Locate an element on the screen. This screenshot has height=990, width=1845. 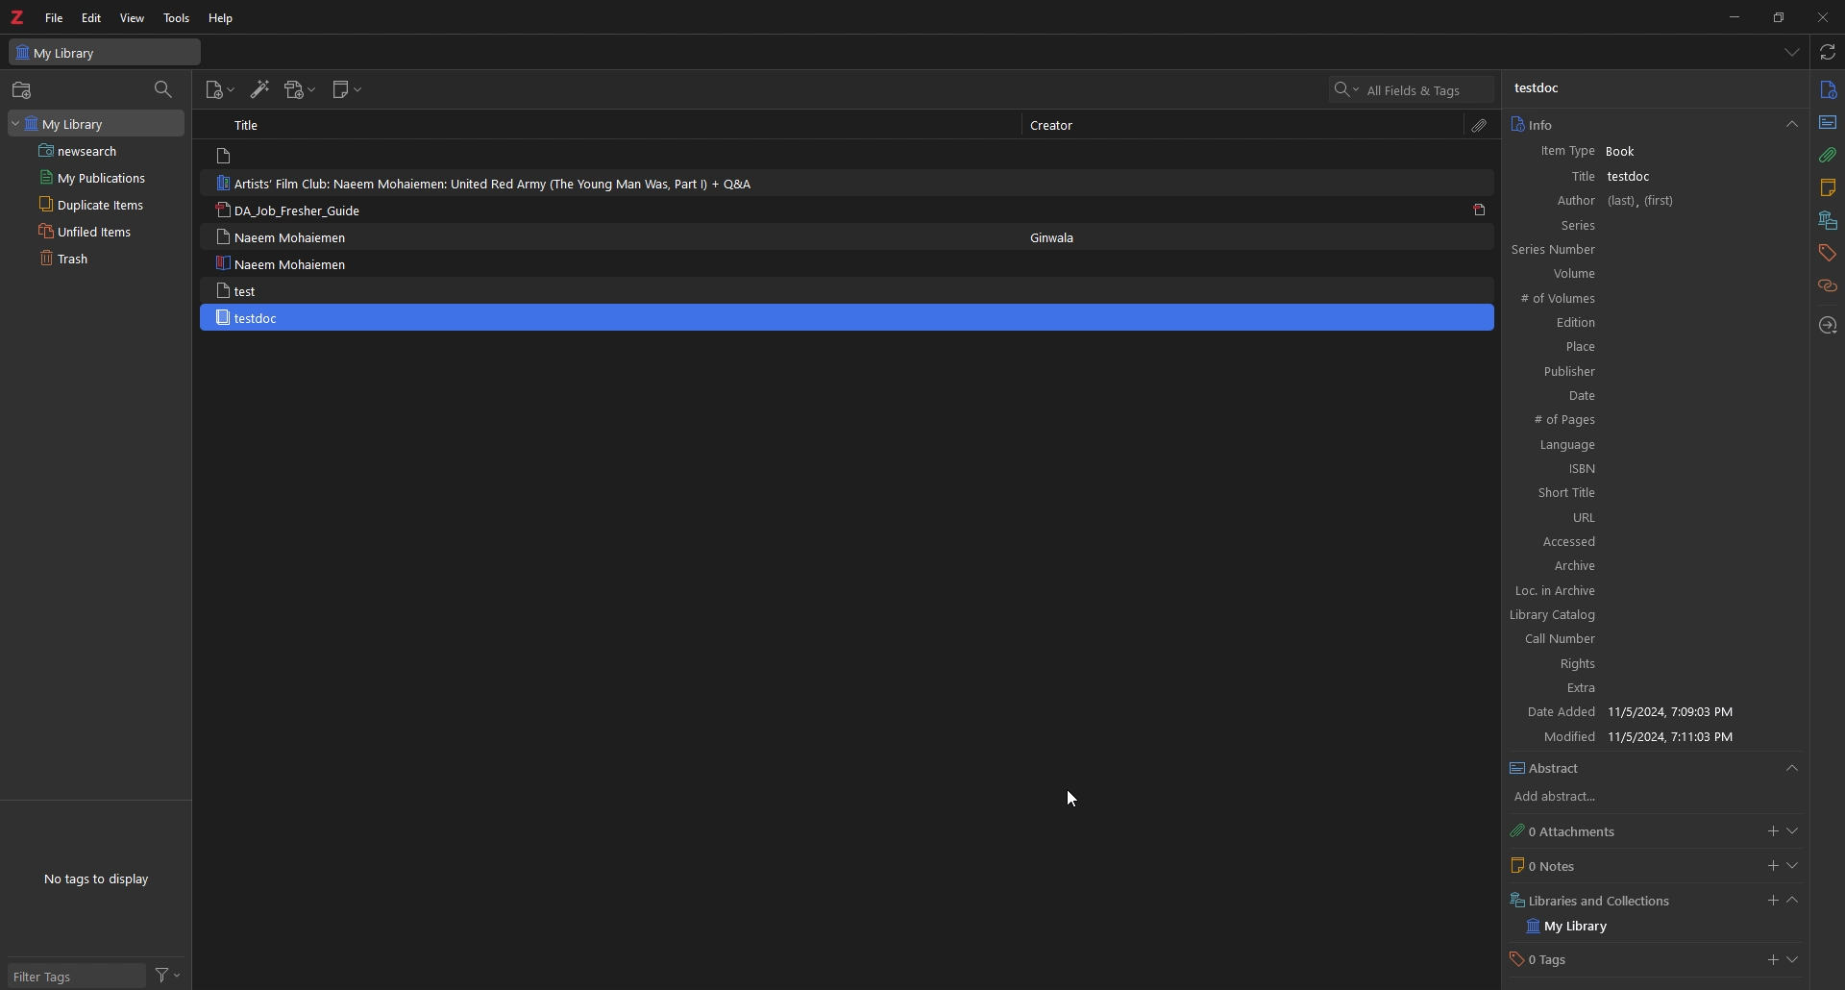
info is located at coordinates (1653, 124).